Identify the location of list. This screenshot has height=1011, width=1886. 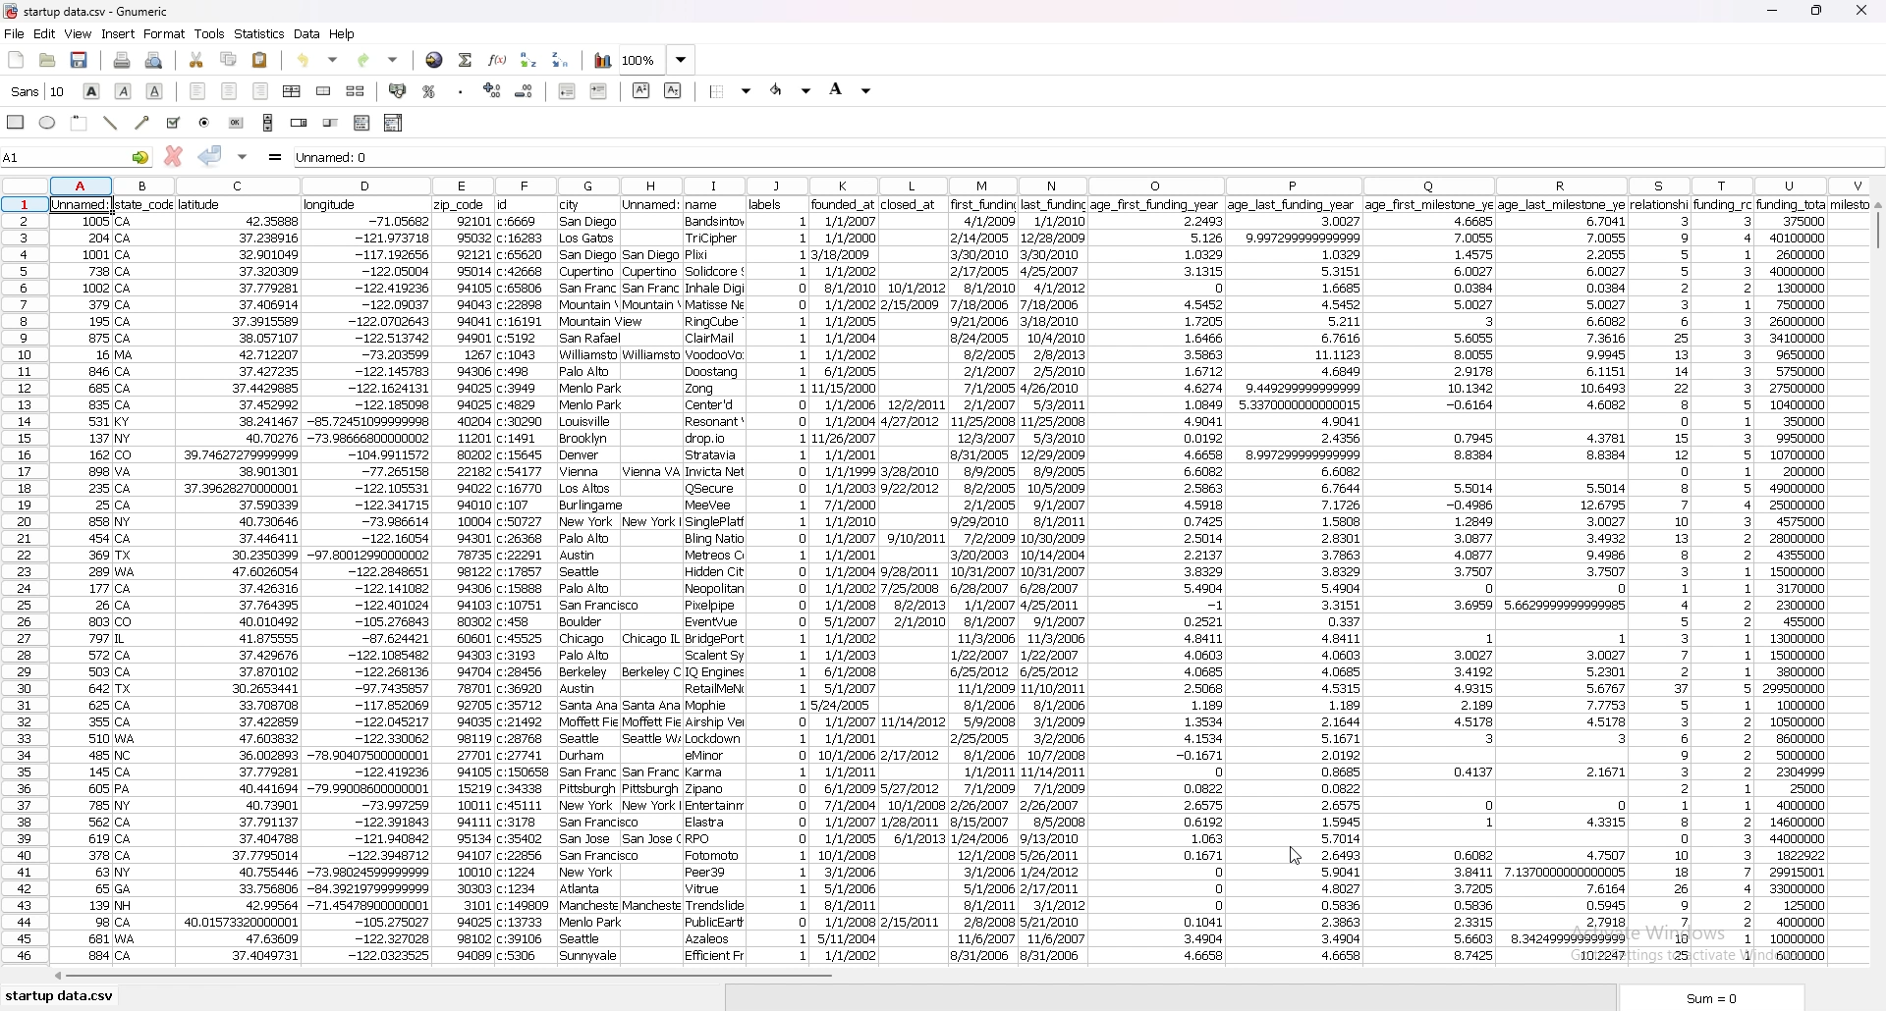
(361, 123).